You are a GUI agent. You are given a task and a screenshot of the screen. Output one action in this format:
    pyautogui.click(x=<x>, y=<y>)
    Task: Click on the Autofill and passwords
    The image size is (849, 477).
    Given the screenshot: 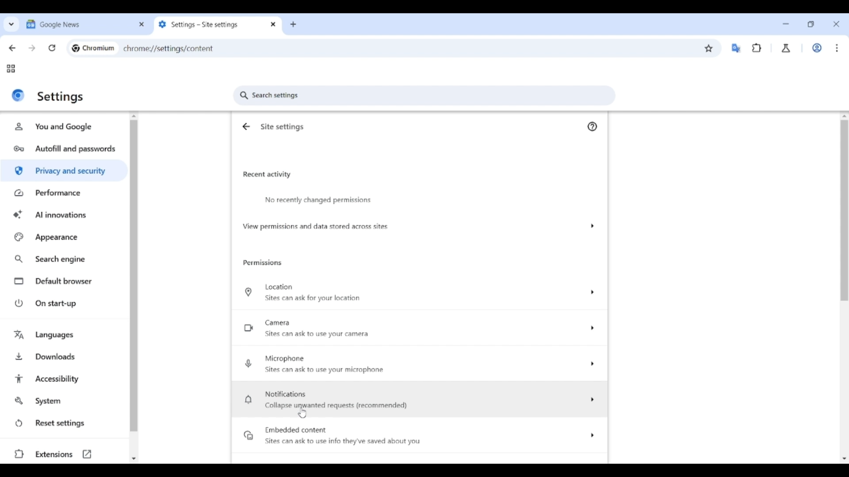 What is the action you would take?
    pyautogui.click(x=65, y=149)
    